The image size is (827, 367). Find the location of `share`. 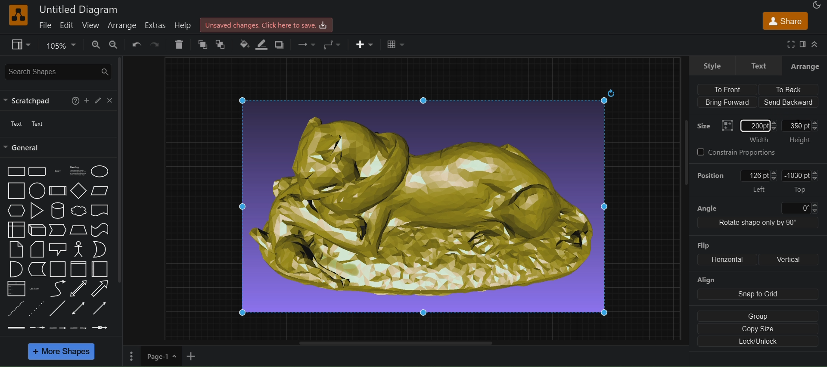

share is located at coordinates (784, 21).